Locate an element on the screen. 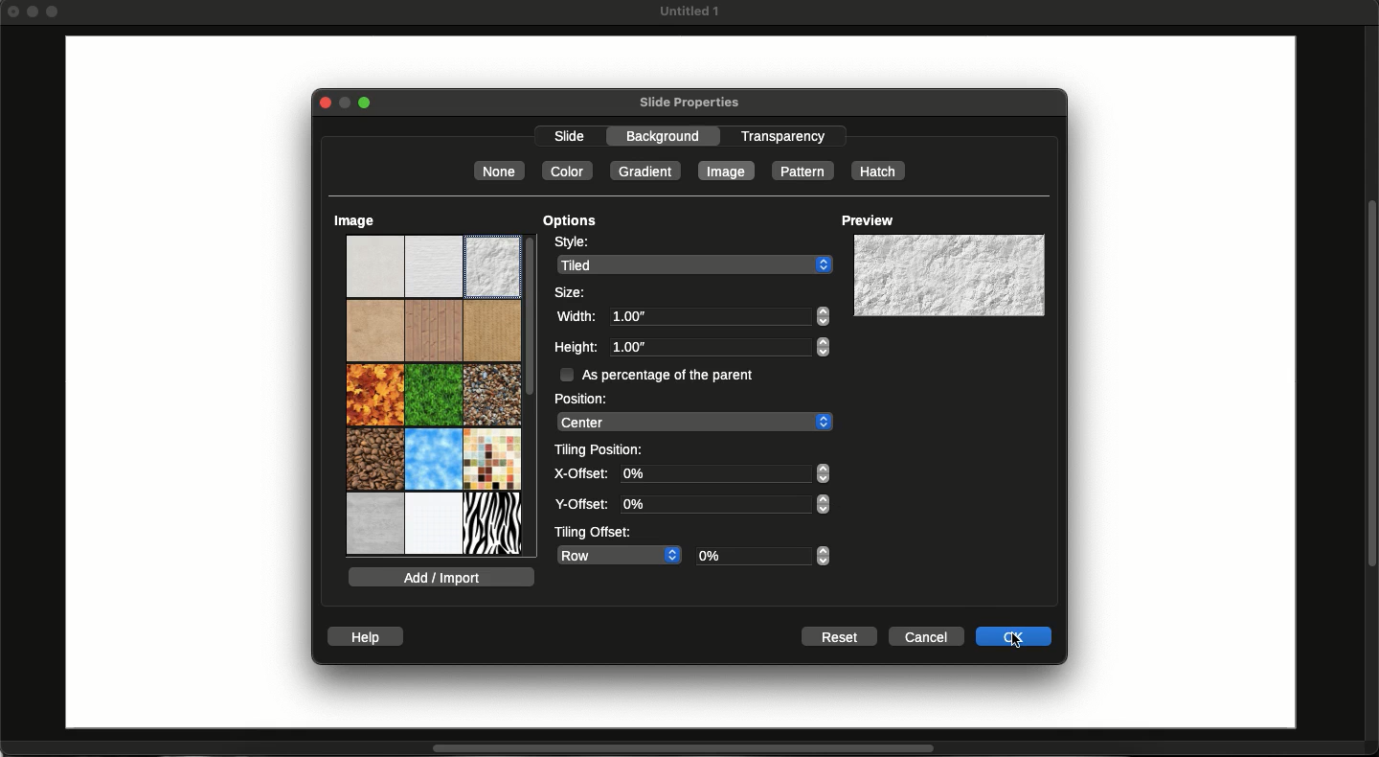 This screenshot has width=1379, height=757. Images is located at coordinates (434, 397).